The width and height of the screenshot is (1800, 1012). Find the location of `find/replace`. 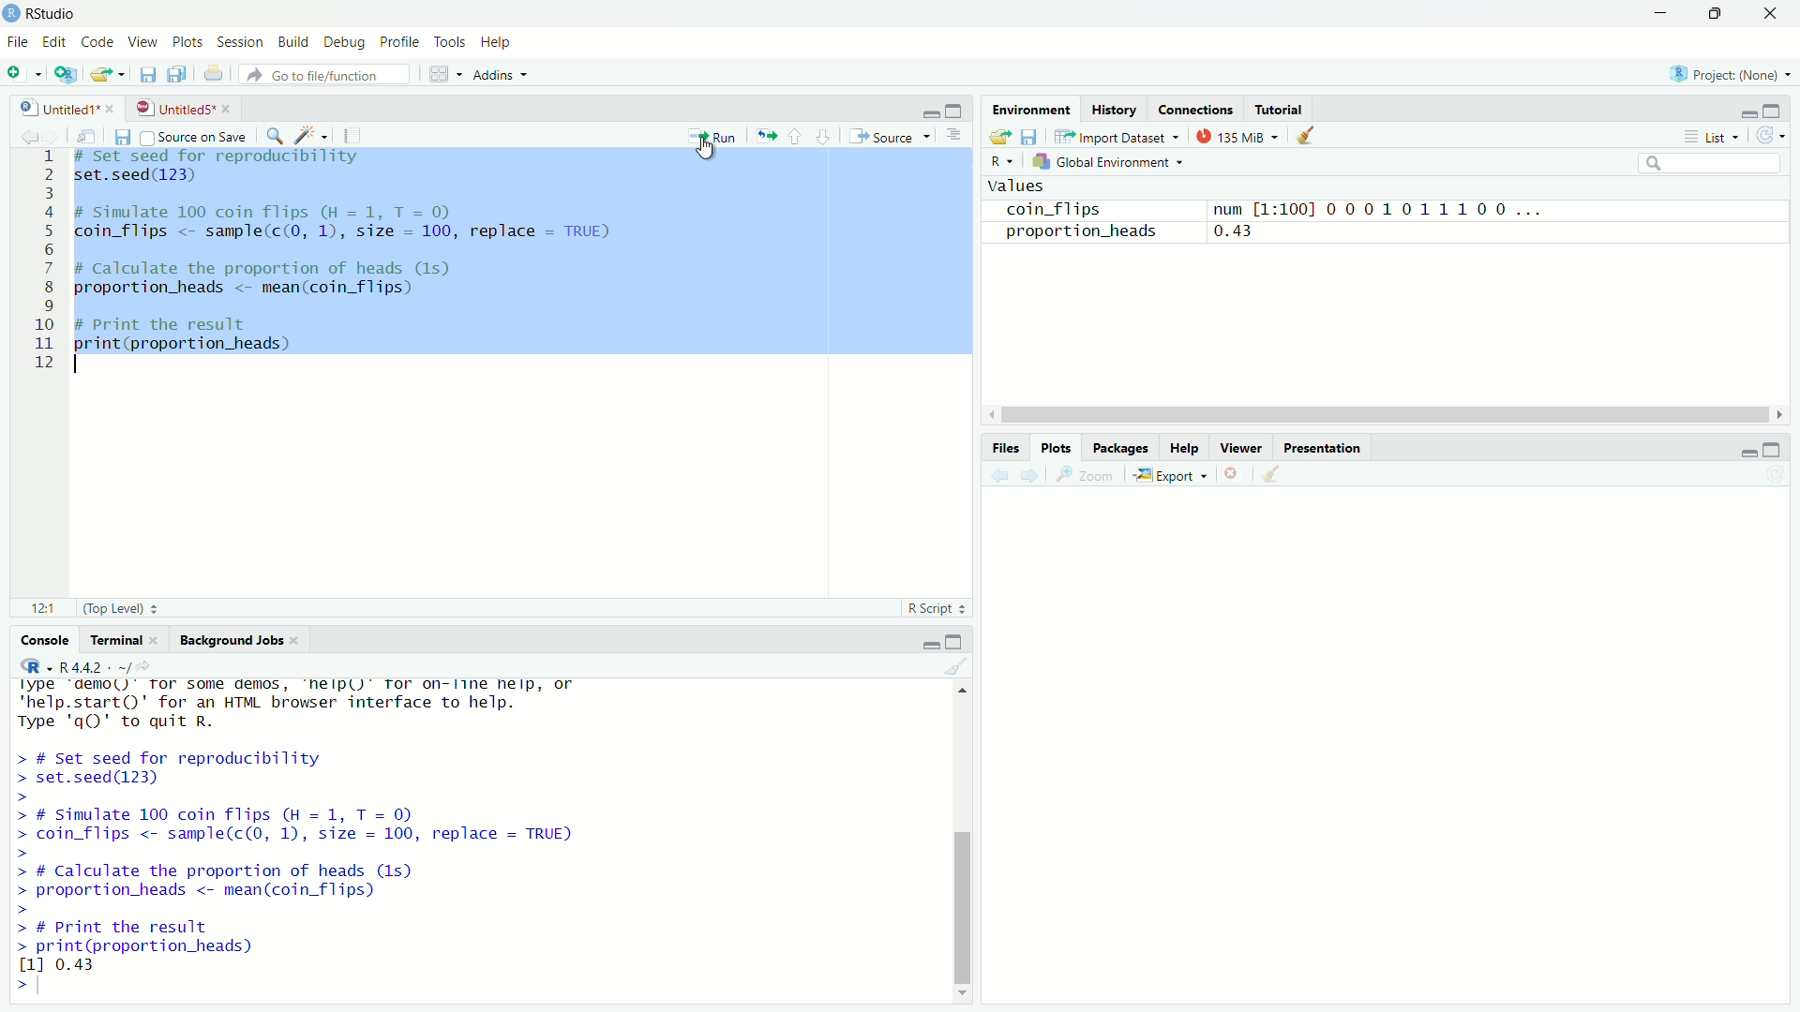

find/replace is located at coordinates (275, 135).